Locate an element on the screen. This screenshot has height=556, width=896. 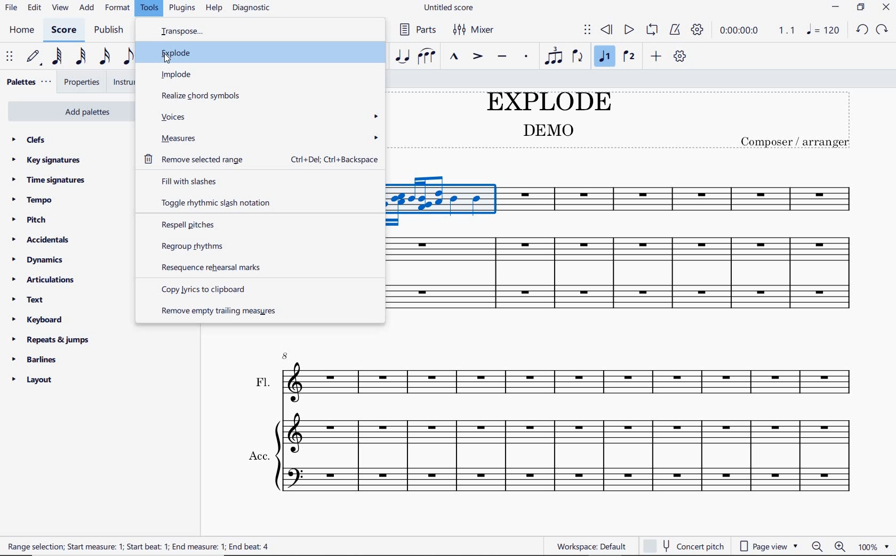
articulations is located at coordinates (44, 280).